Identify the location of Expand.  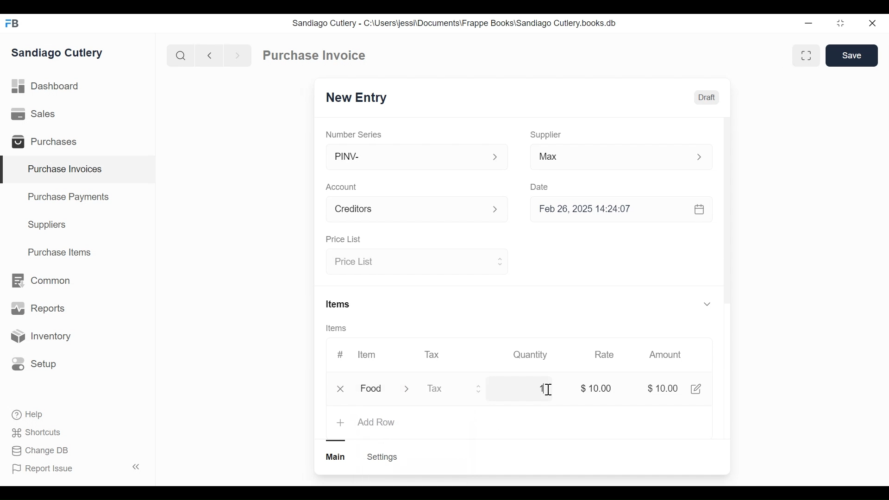
(704, 157).